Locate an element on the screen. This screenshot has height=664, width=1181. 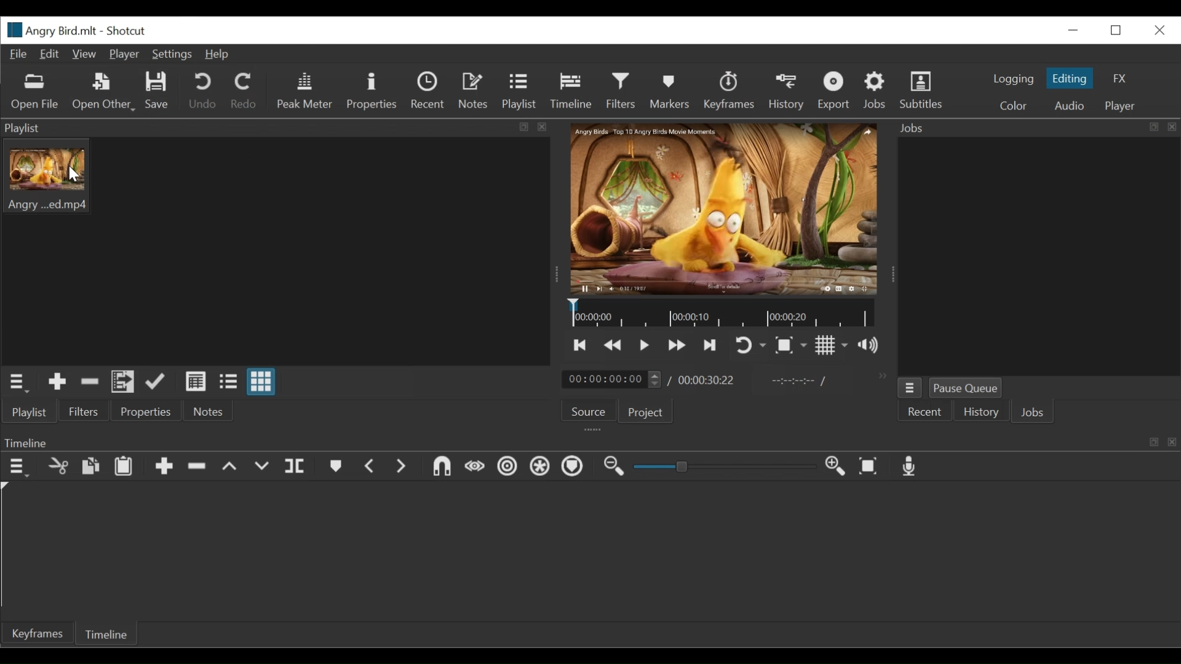
Pause Queue is located at coordinates (968, 387).